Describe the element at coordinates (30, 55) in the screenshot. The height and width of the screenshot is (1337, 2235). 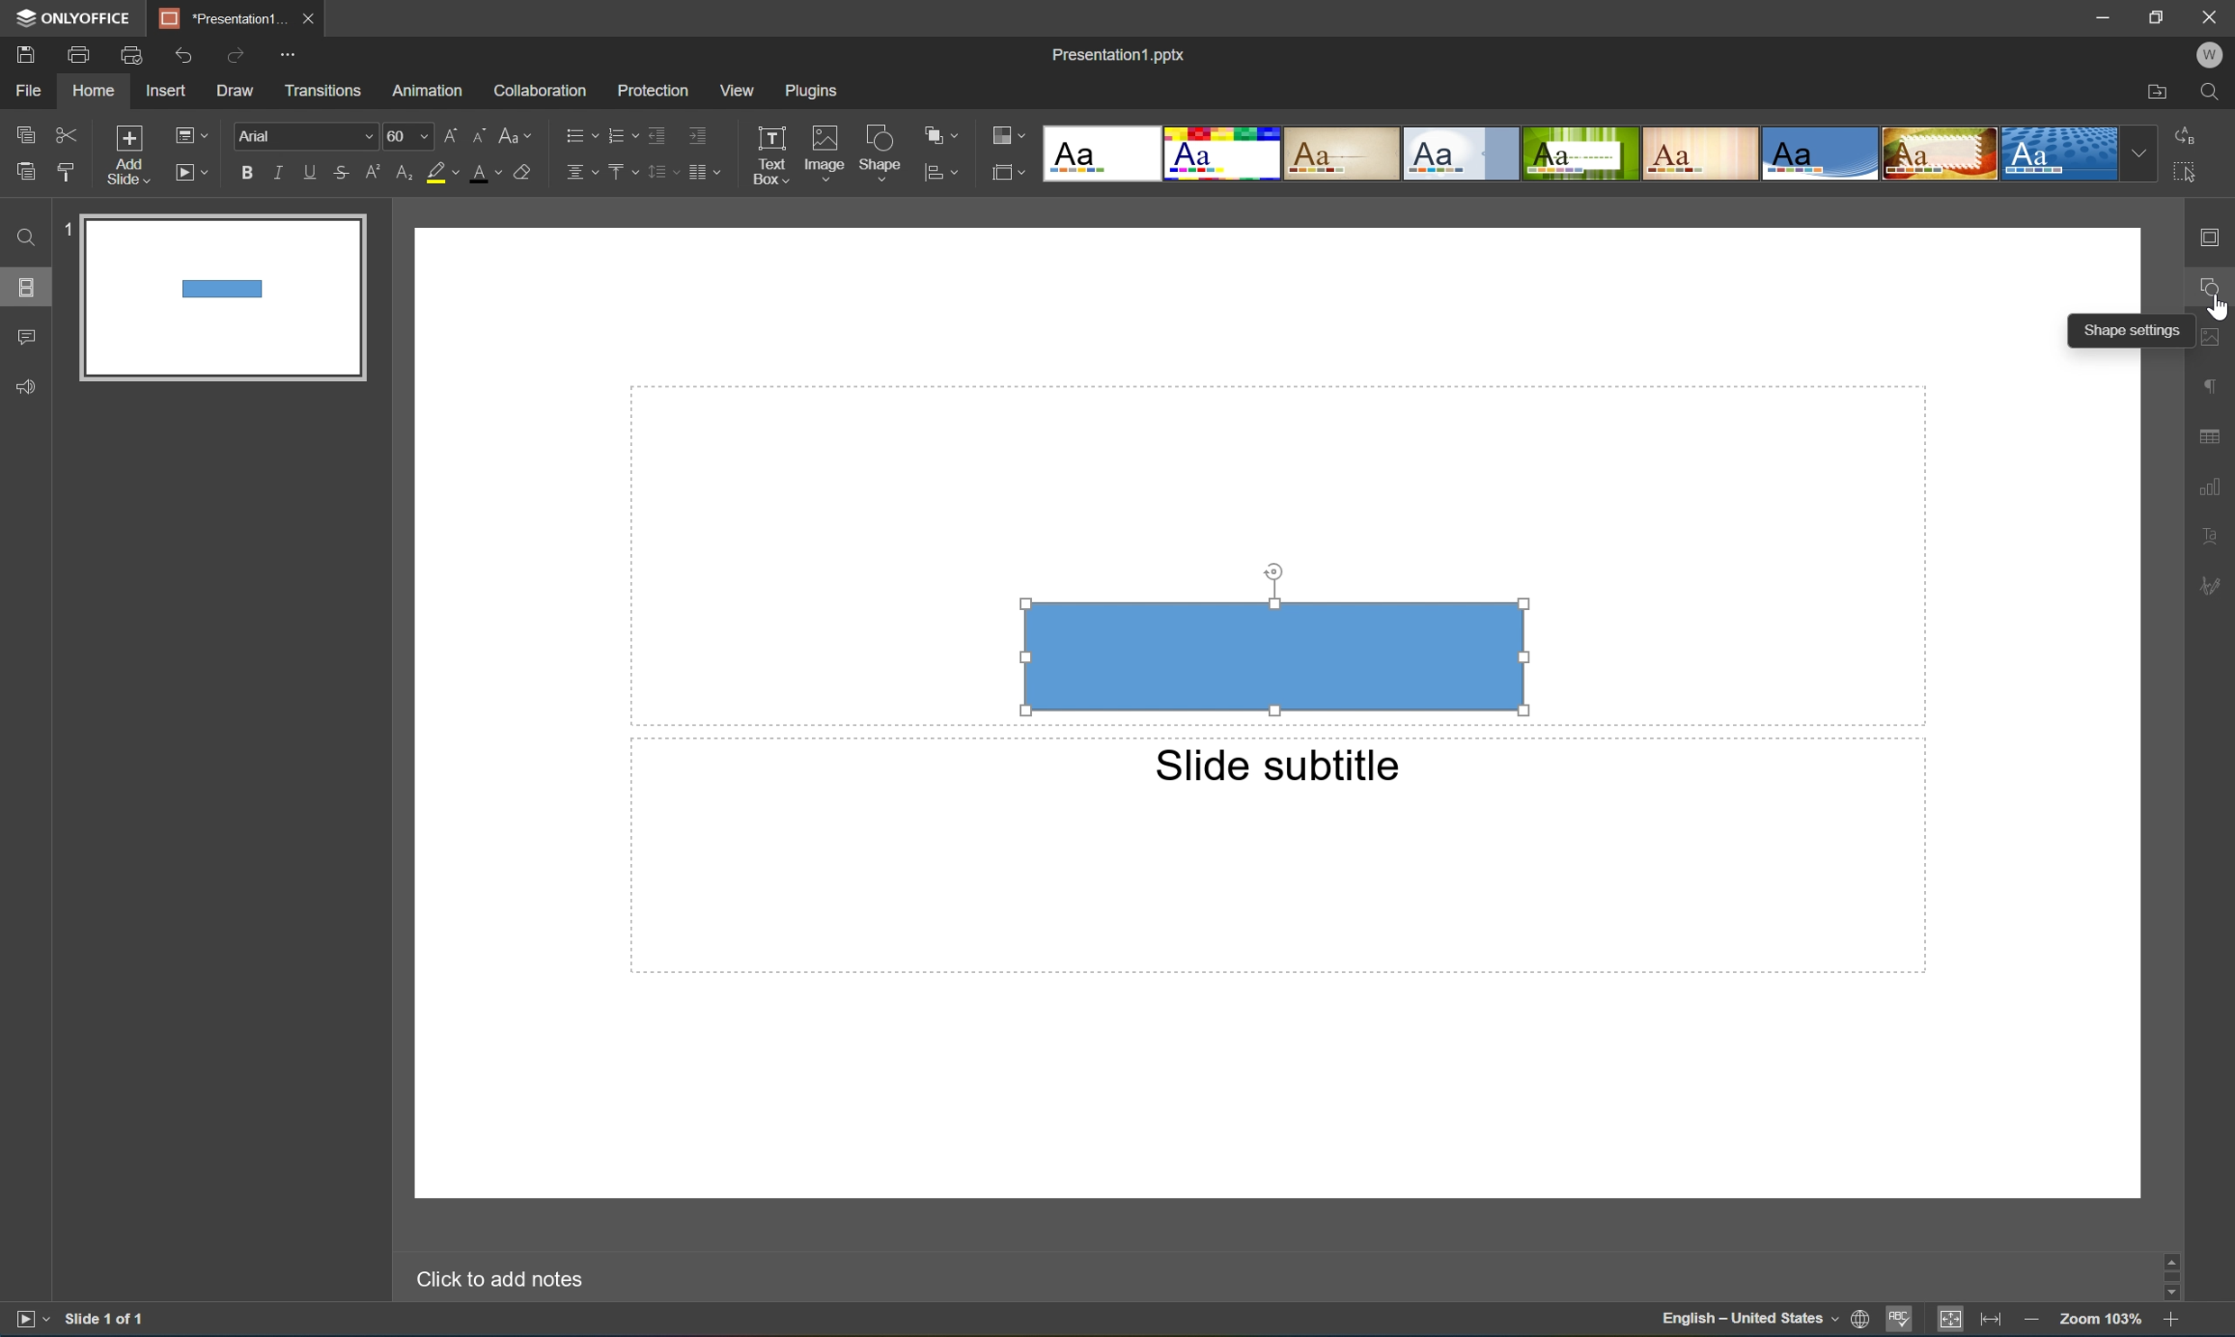
I see `Save` at that location.